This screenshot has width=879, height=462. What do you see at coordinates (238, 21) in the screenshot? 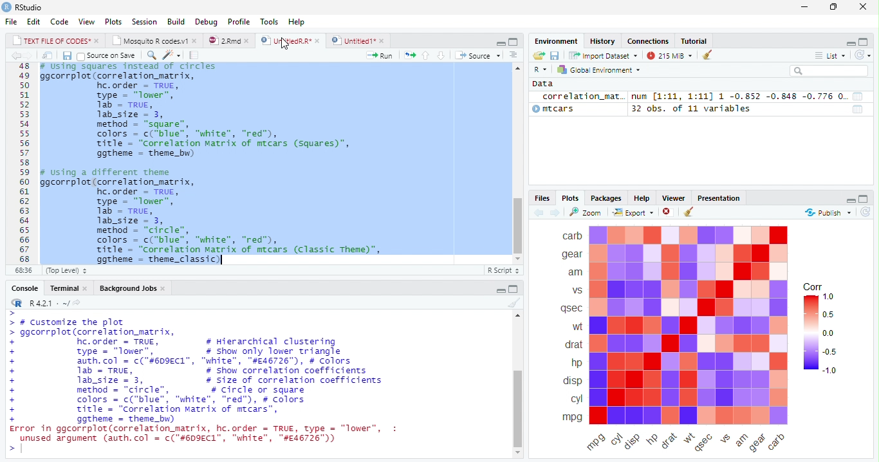
I see `Profile` at bounding box center [238, 21].